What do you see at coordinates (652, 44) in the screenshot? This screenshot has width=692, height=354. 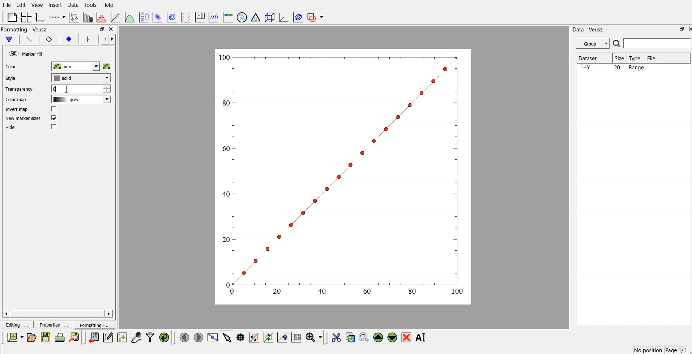 I see `Search` at bounding box center [652, 44].